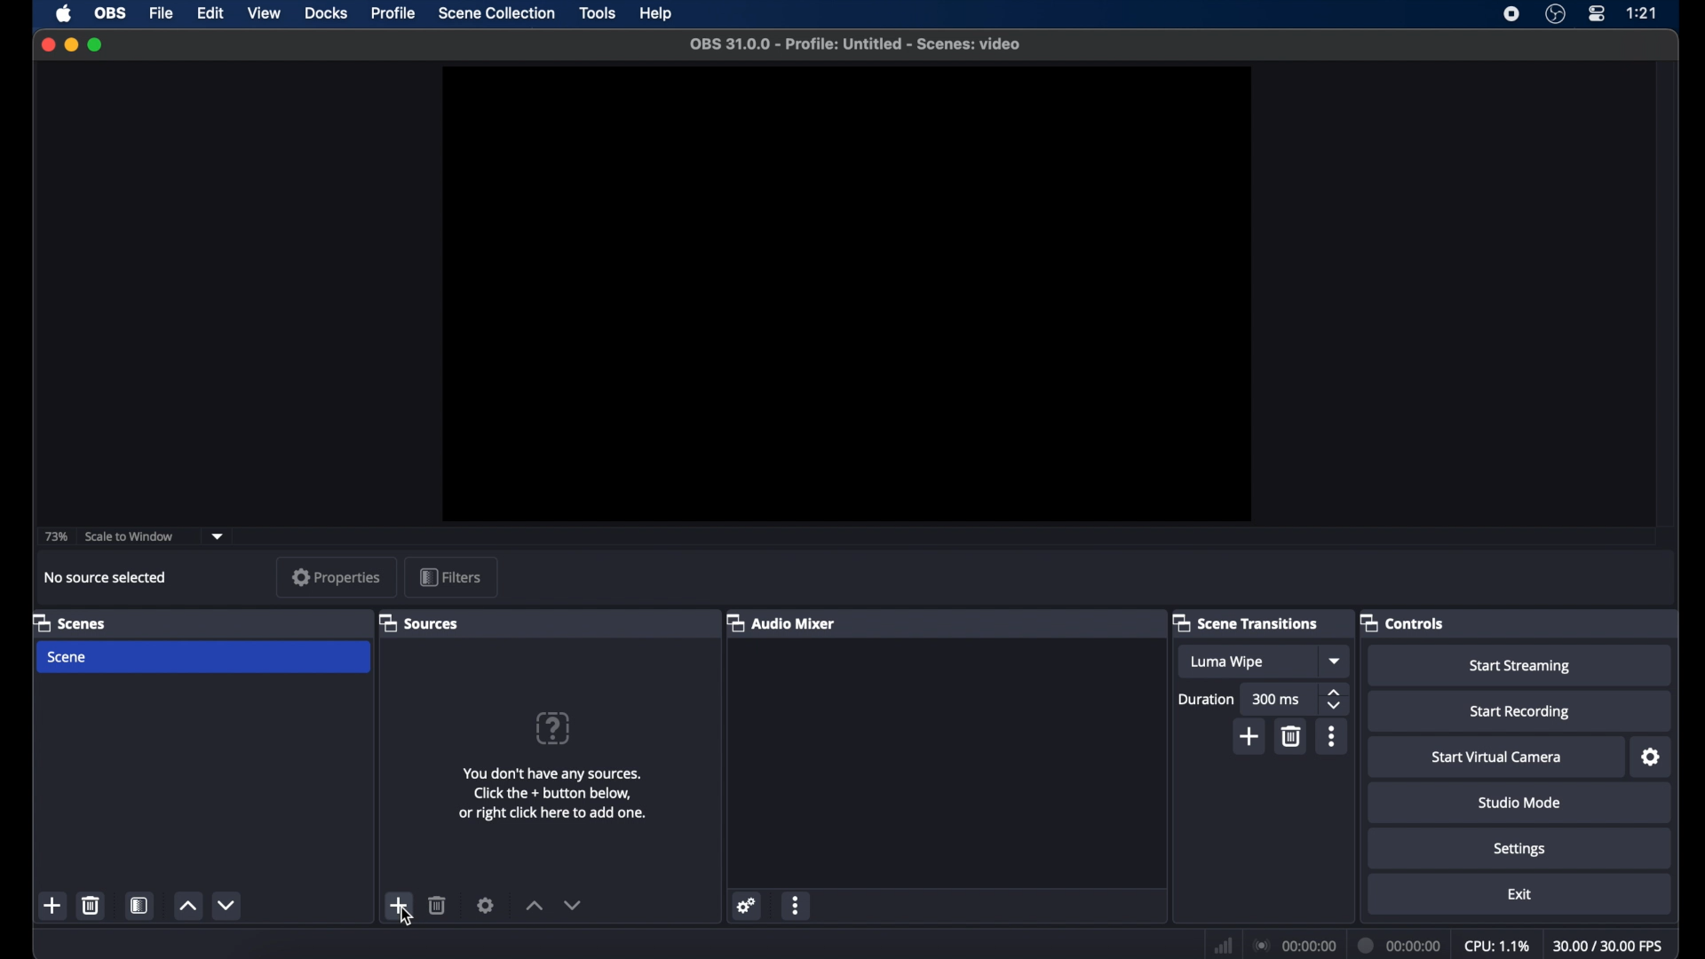  I want to click on preview, so click(848, 296).